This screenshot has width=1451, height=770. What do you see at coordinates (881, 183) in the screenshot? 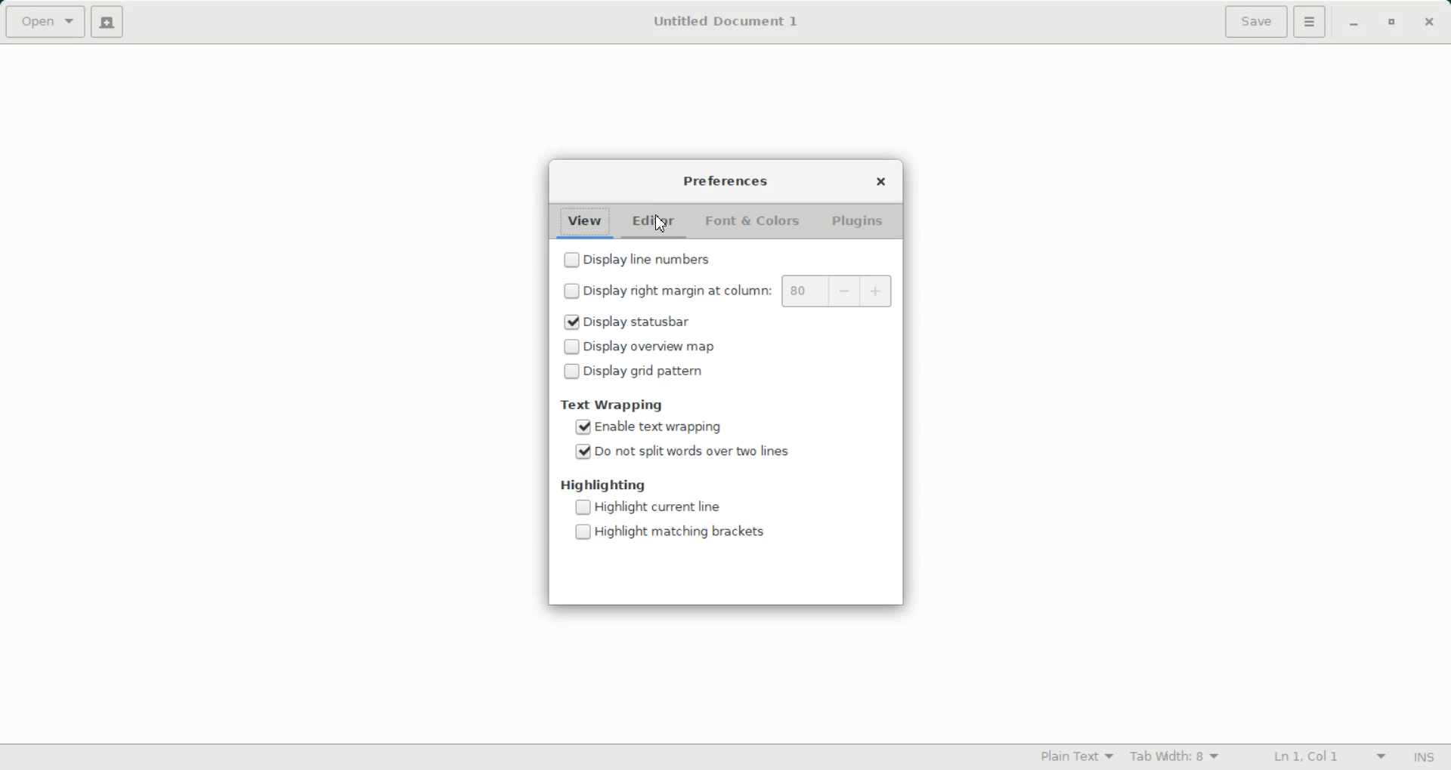
I see `Close` at bounding box center [881, 183].